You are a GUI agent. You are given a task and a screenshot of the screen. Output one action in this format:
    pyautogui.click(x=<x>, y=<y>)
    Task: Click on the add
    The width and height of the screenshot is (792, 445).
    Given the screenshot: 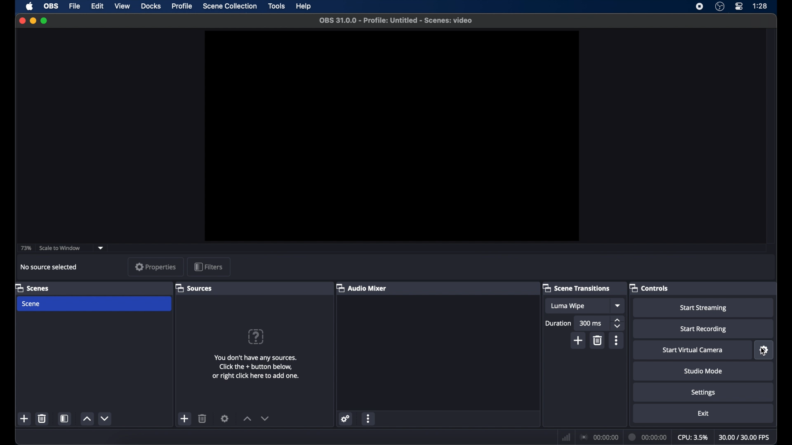 What is the action you would take?
    pyautogui.click(x=185, y=419)
    